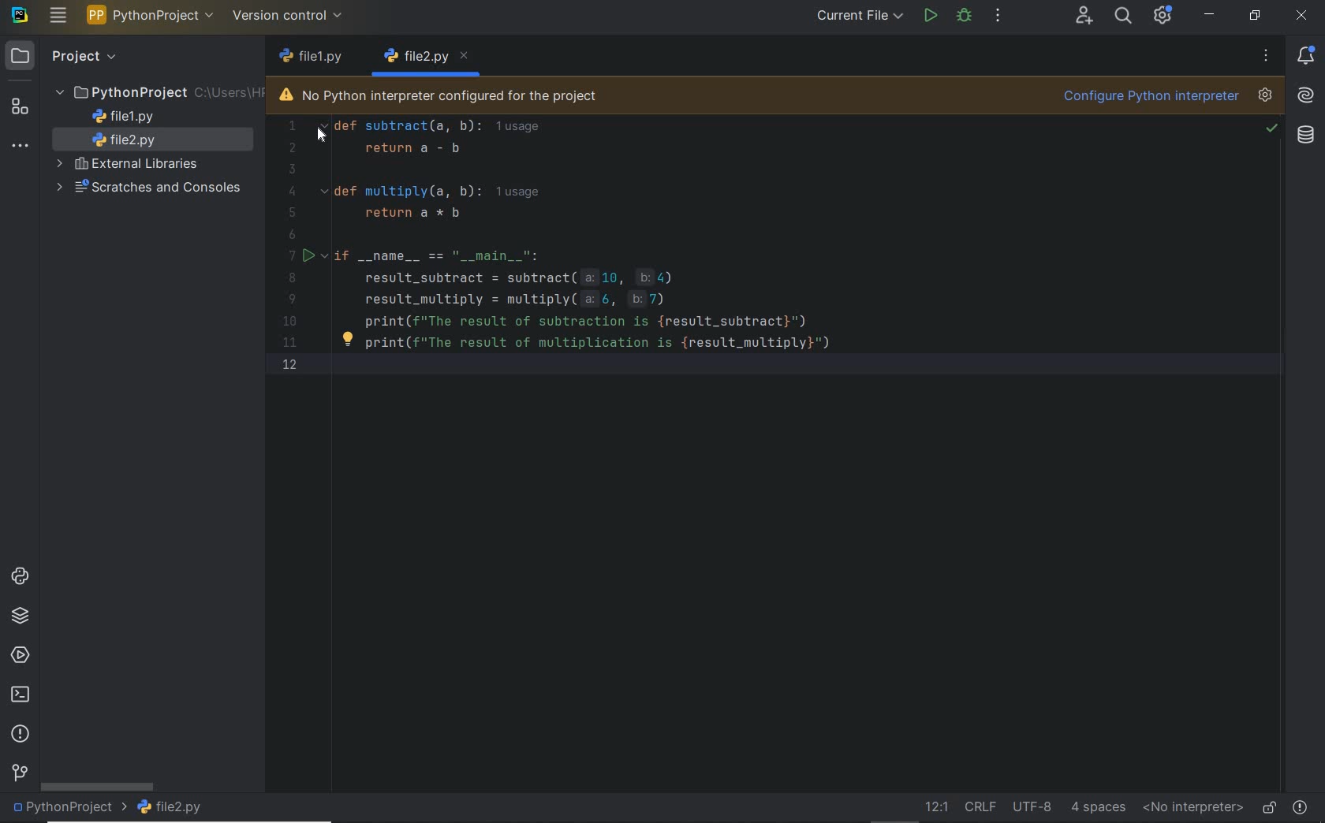  I want to click on file encoding, so click(1033, 806).